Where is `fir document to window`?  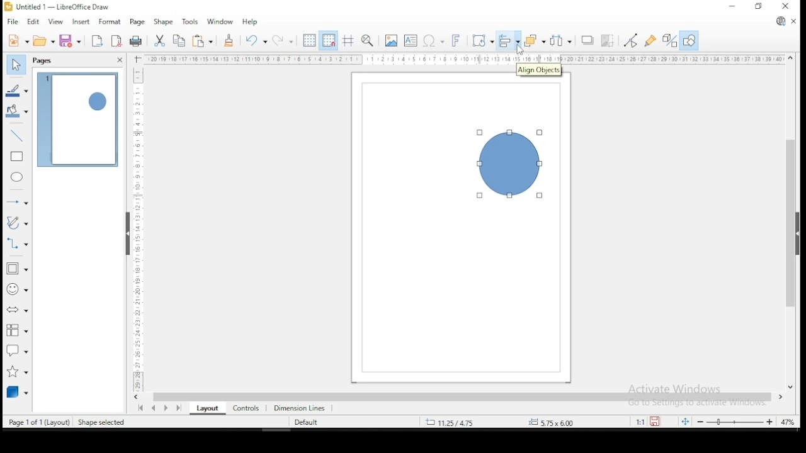
fir document to window is located at coordinates (683, 421).